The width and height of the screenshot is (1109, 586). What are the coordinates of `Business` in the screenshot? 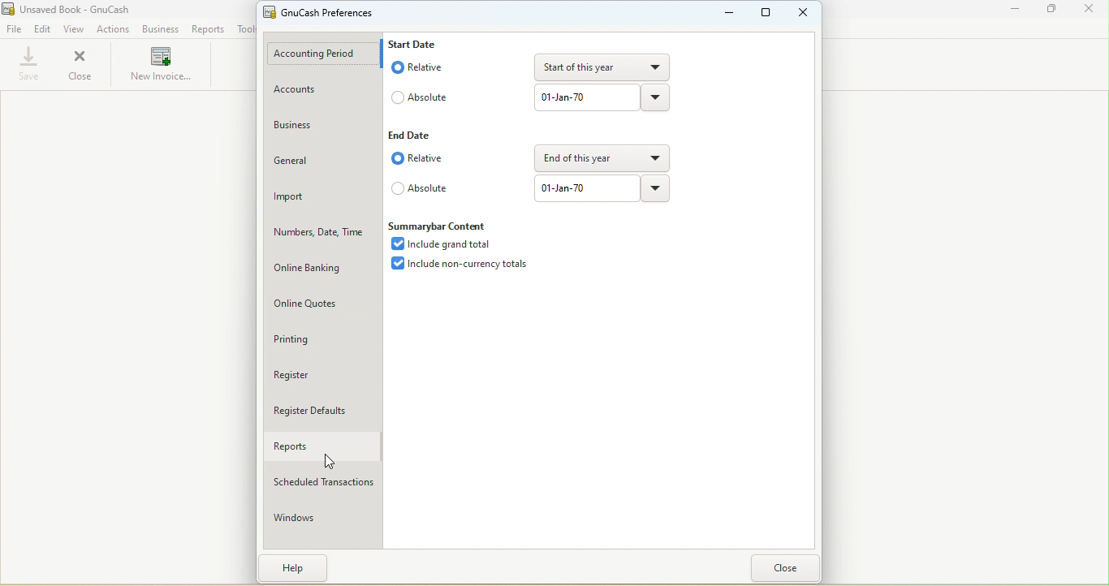 It's located at (321, 127).